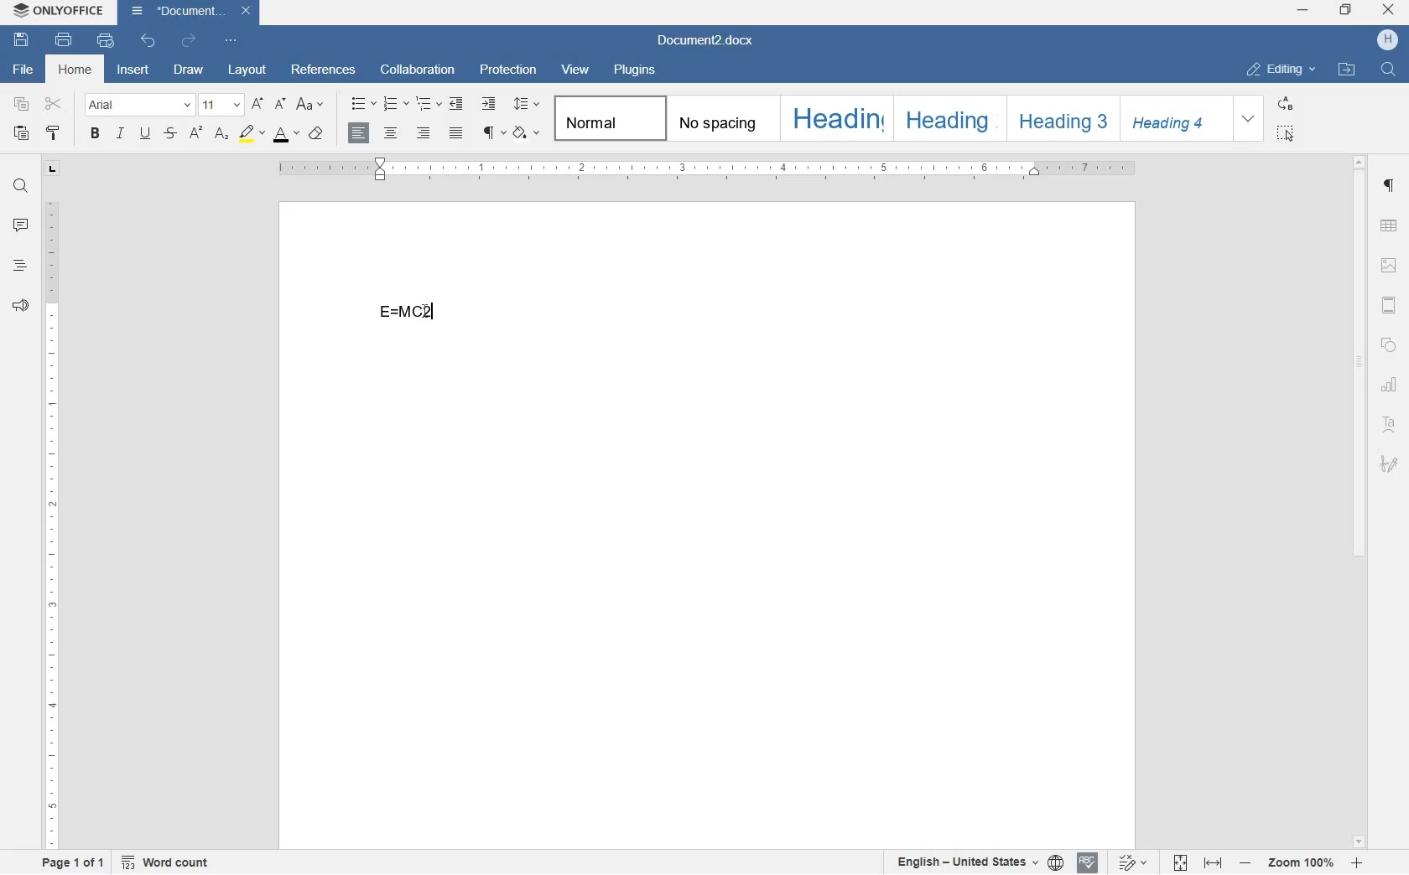 The width and height of the screenshot is (1409, 875). What do you see at coordinates (147, 132) in the screenshot?
I see `underline` at bounding box center [147, 132].